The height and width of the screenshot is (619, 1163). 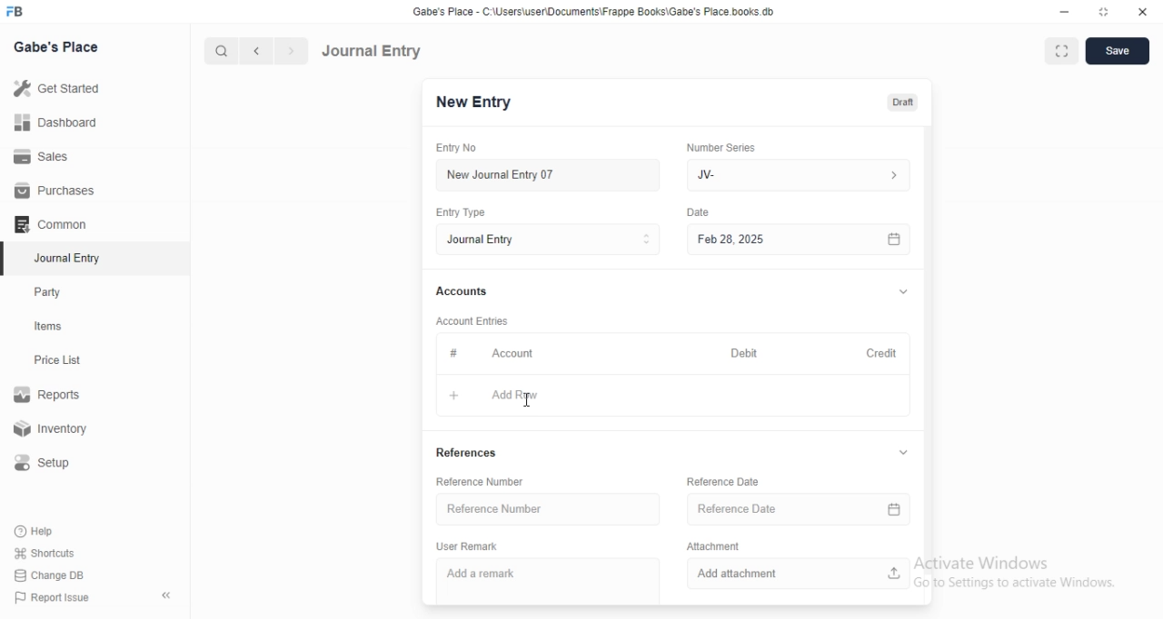 I want to click on Draft, so click(x=902, y=103).